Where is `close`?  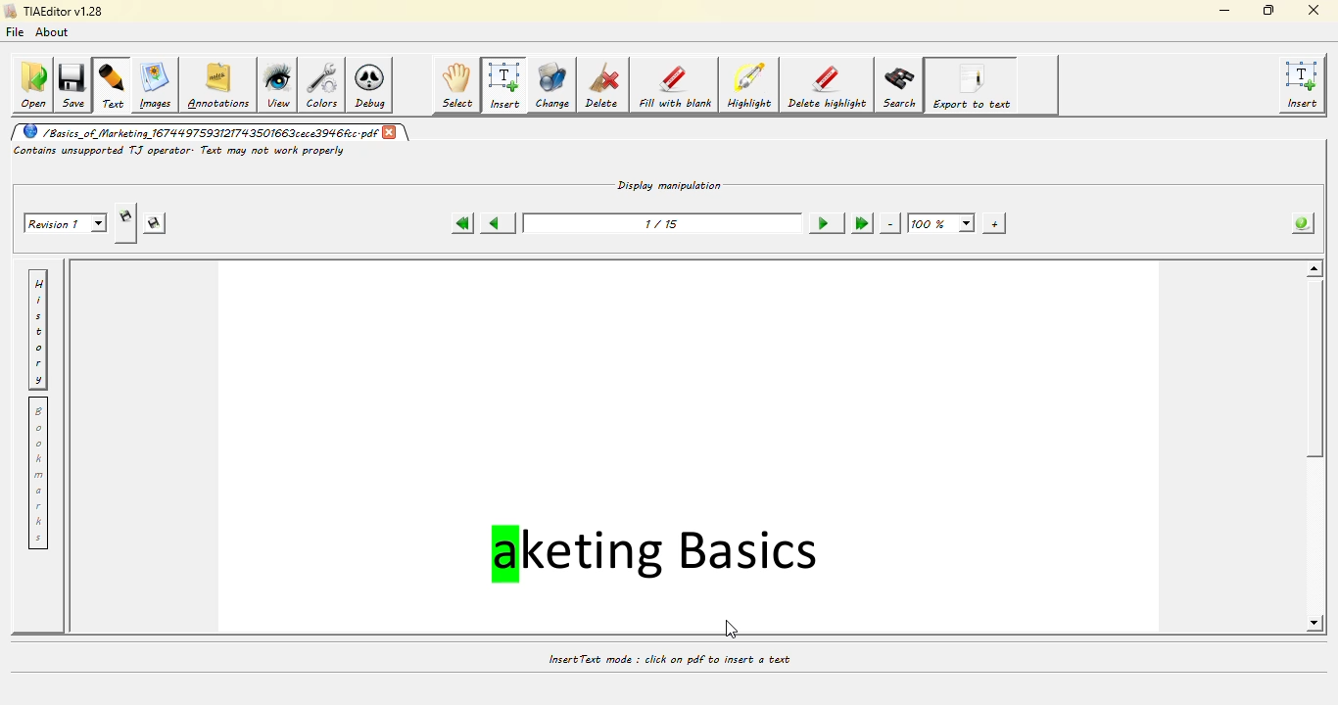
close is located at coordinates (393, 133).